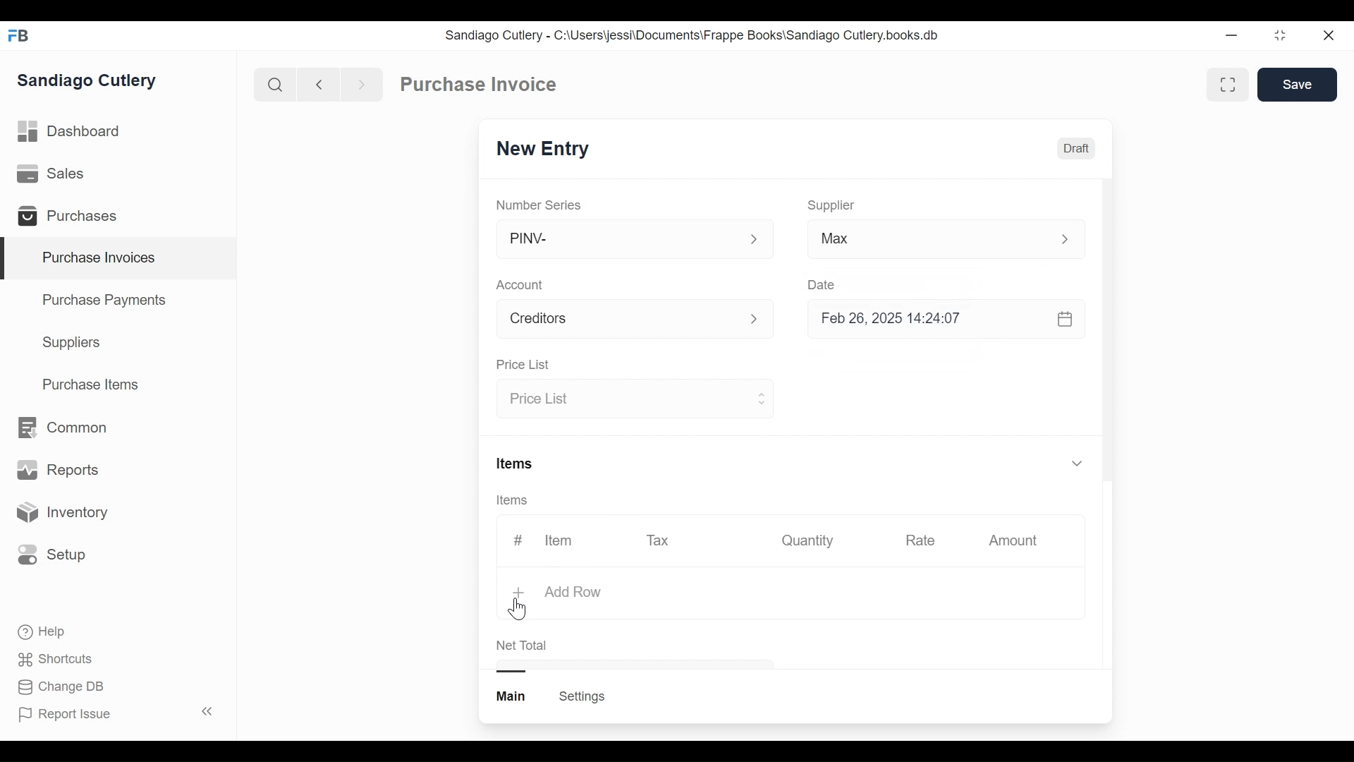 The height and width of the screenshot is (762, 1354). I want to click on Change DB, so click(63, 687).